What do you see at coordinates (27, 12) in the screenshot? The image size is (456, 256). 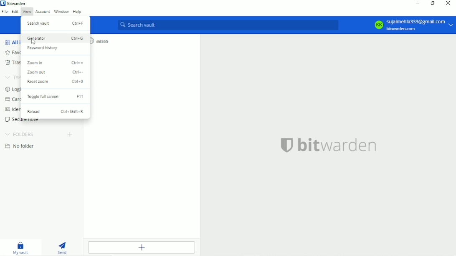 I see `View` at bounding box center [27, 12].